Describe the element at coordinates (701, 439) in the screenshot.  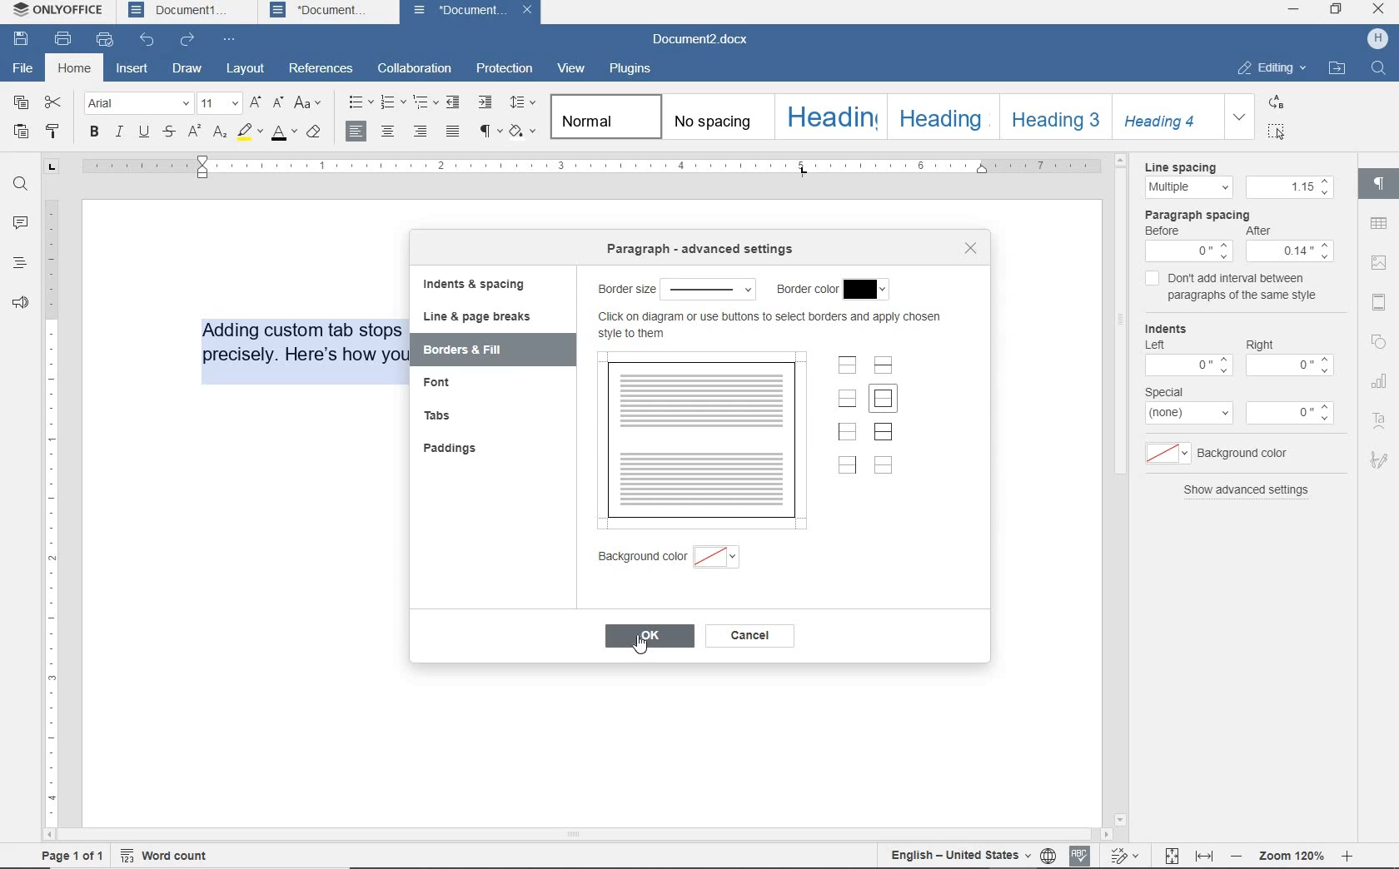
I see `preview` at that location.